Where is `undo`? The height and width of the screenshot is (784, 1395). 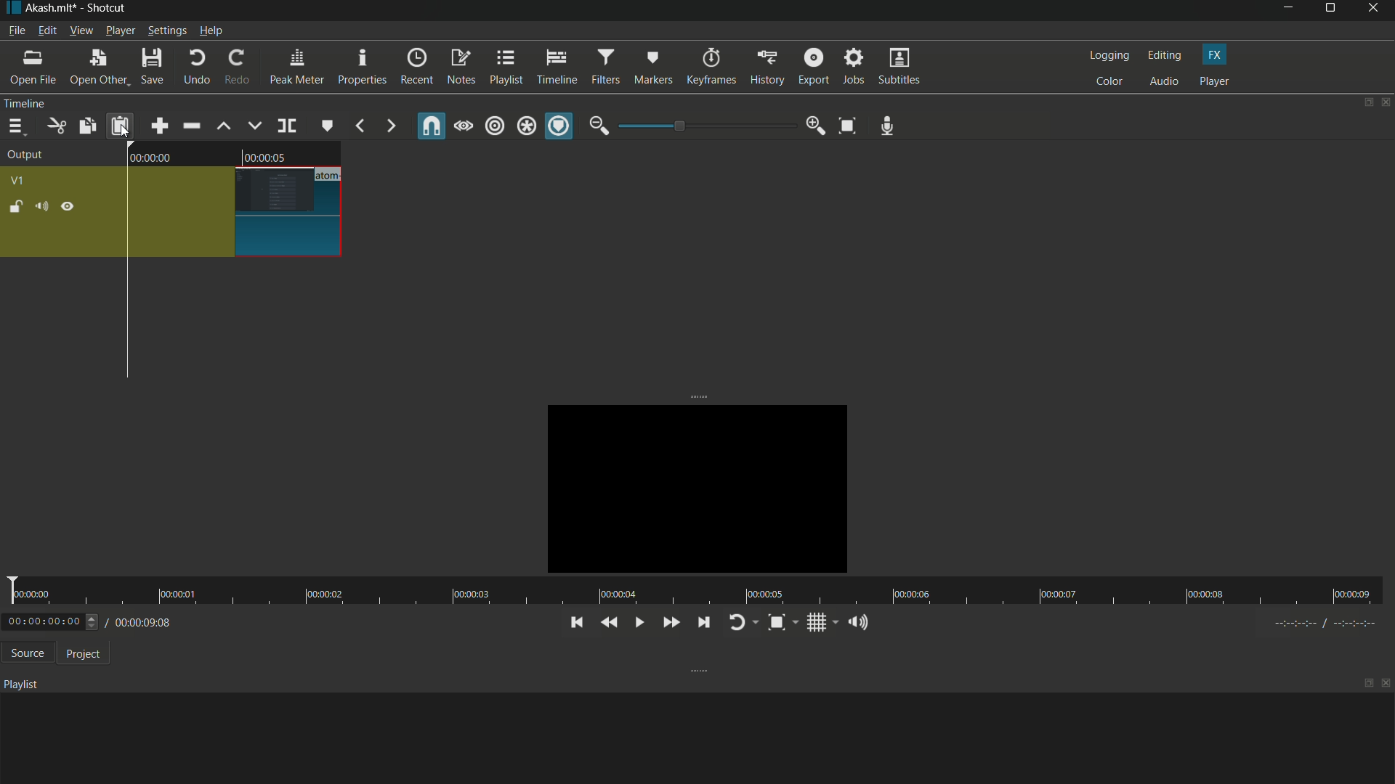
undo is located at coordinates (193, 68).